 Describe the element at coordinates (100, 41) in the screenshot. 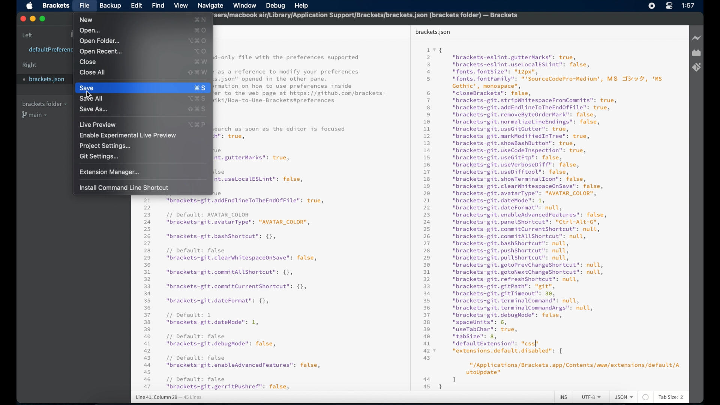

I see `open folder ` at that location.